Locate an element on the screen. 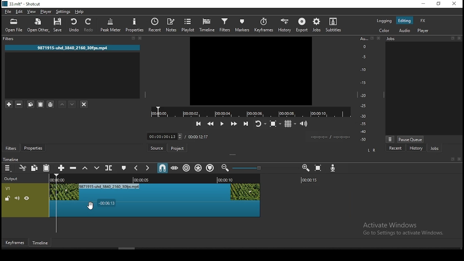 The width and height of the screenshot is (464, 261). 00:00:00:13 3] / 00:00:19:00 is located at coordinates (177, 136).